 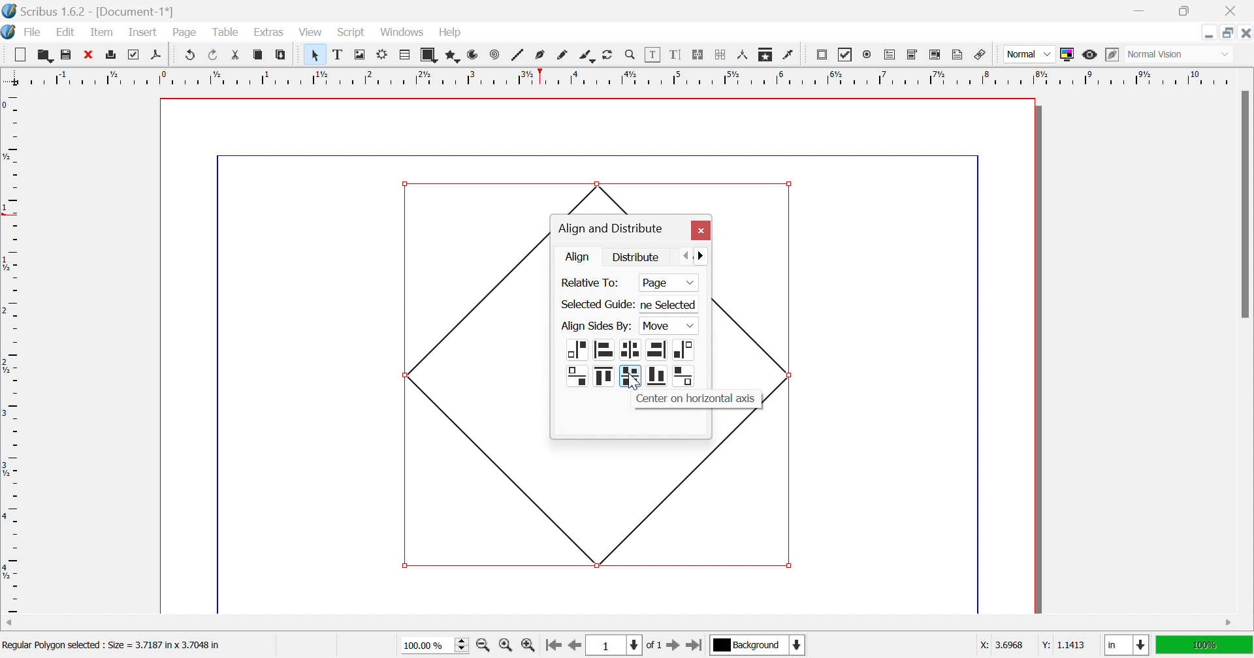 I want to click on alignments, so click(x=656, y=363).